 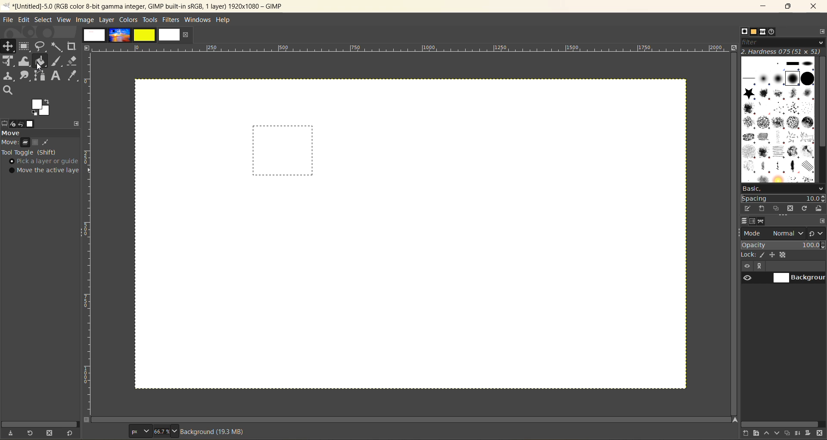 I want to click on horizontal scroll bar, so click(x=40, y=422).